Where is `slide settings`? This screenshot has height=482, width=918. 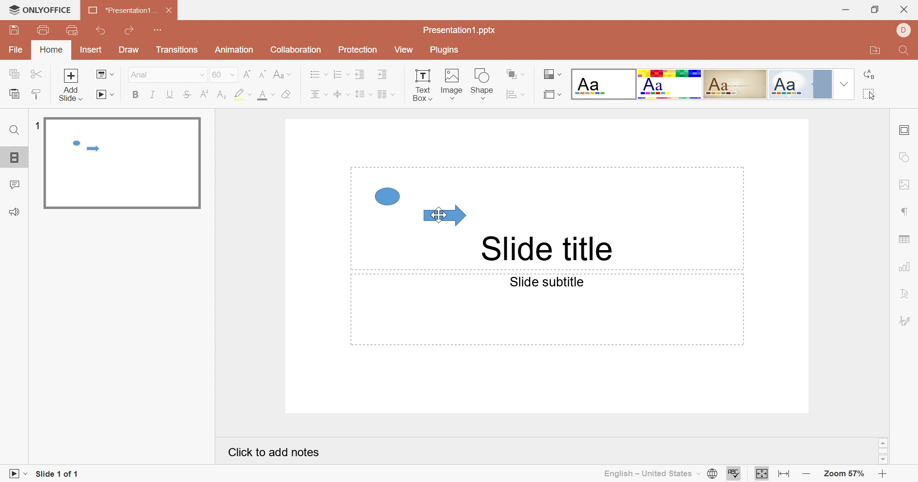 slide settings is located at coordinates (906, 131).